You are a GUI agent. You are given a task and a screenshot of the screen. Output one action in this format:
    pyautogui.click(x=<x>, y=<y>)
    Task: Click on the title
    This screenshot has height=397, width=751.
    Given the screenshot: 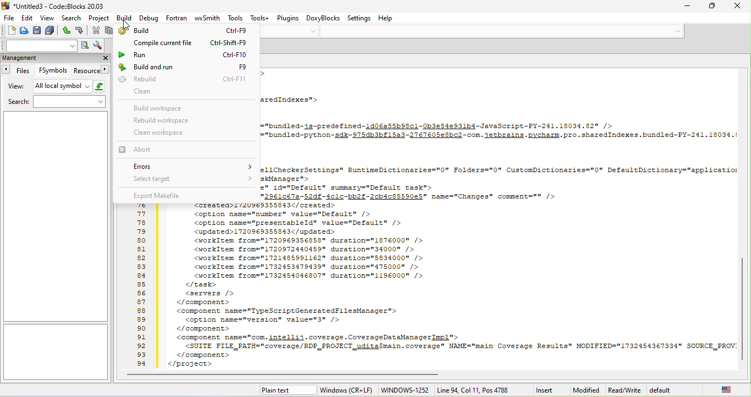 What is the action you would take?
    pyautogui.click(x=54, y=5)
    